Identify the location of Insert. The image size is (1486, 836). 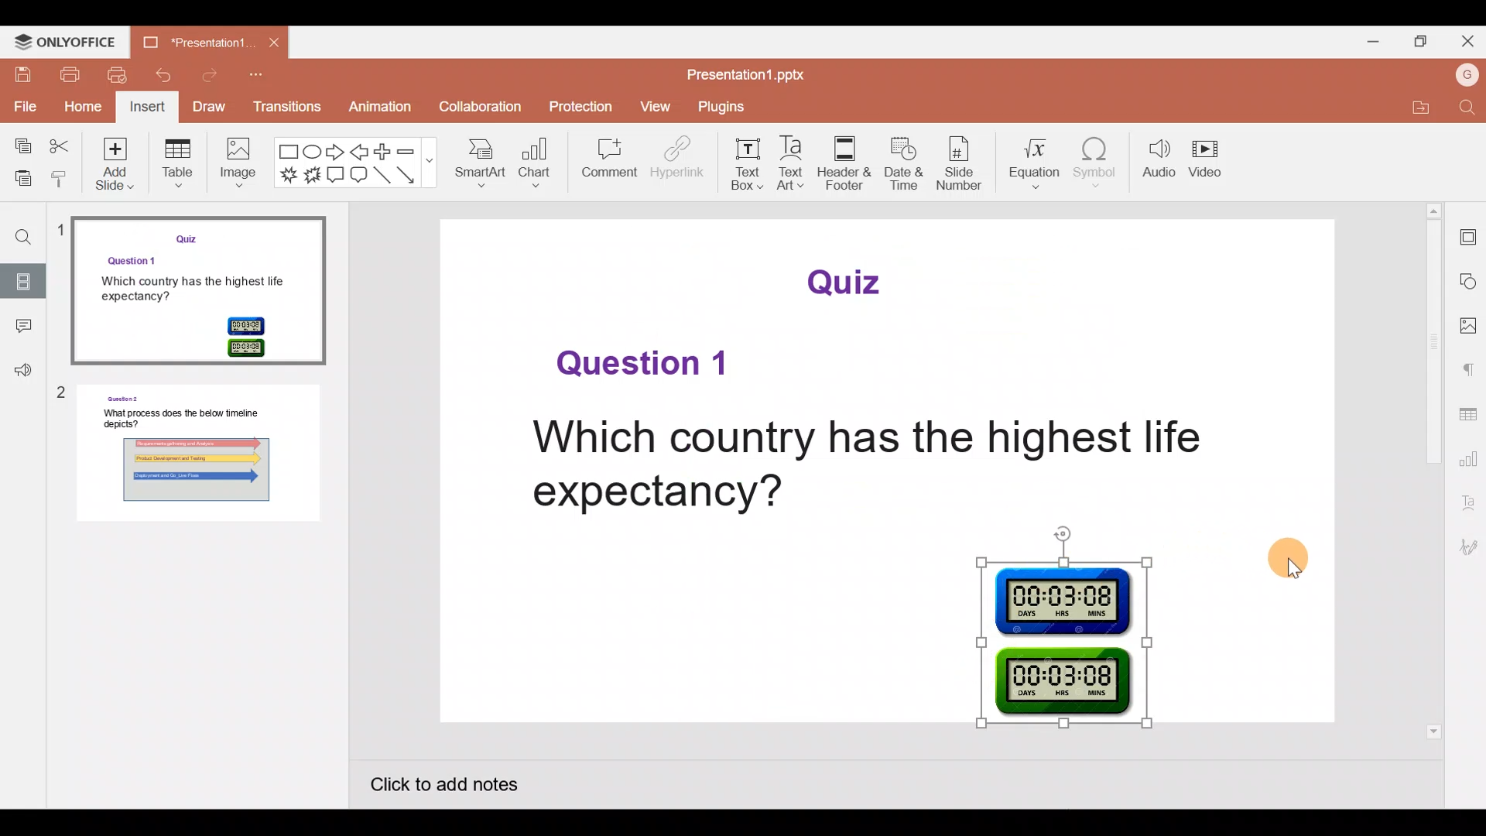
(149, 107).